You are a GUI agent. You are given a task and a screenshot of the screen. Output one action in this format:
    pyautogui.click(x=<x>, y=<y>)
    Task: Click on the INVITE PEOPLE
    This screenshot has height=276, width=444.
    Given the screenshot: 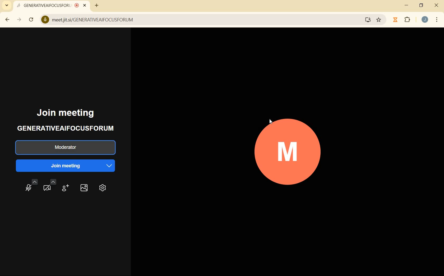 What is the action you would take?
    pyautogui.click(x=65, y=188)
    